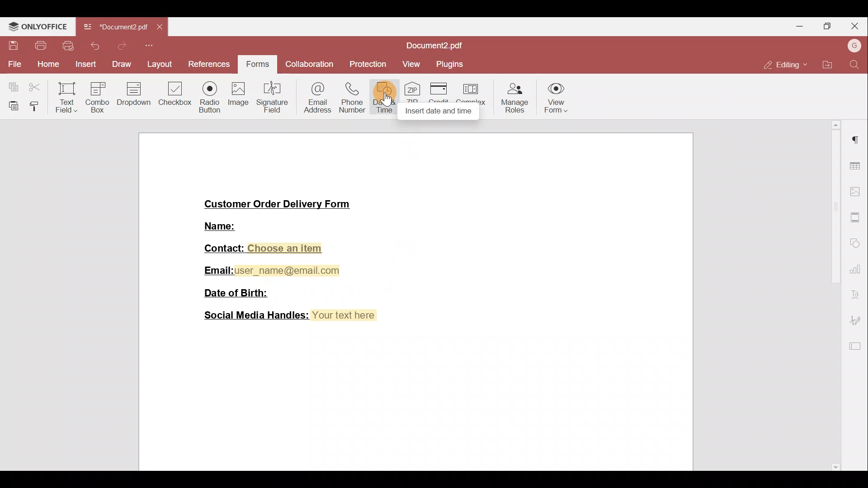 The image size is (868, 488). I want to click on Manage roles, so click(515, 99).